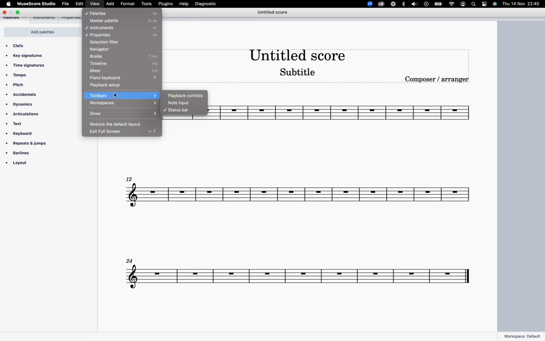 The width and height of the screenshot is (545, 341). What do you see at coordinates (106, 49) in the screenshot?
I see `navigator` at bounding box center [106, 49].